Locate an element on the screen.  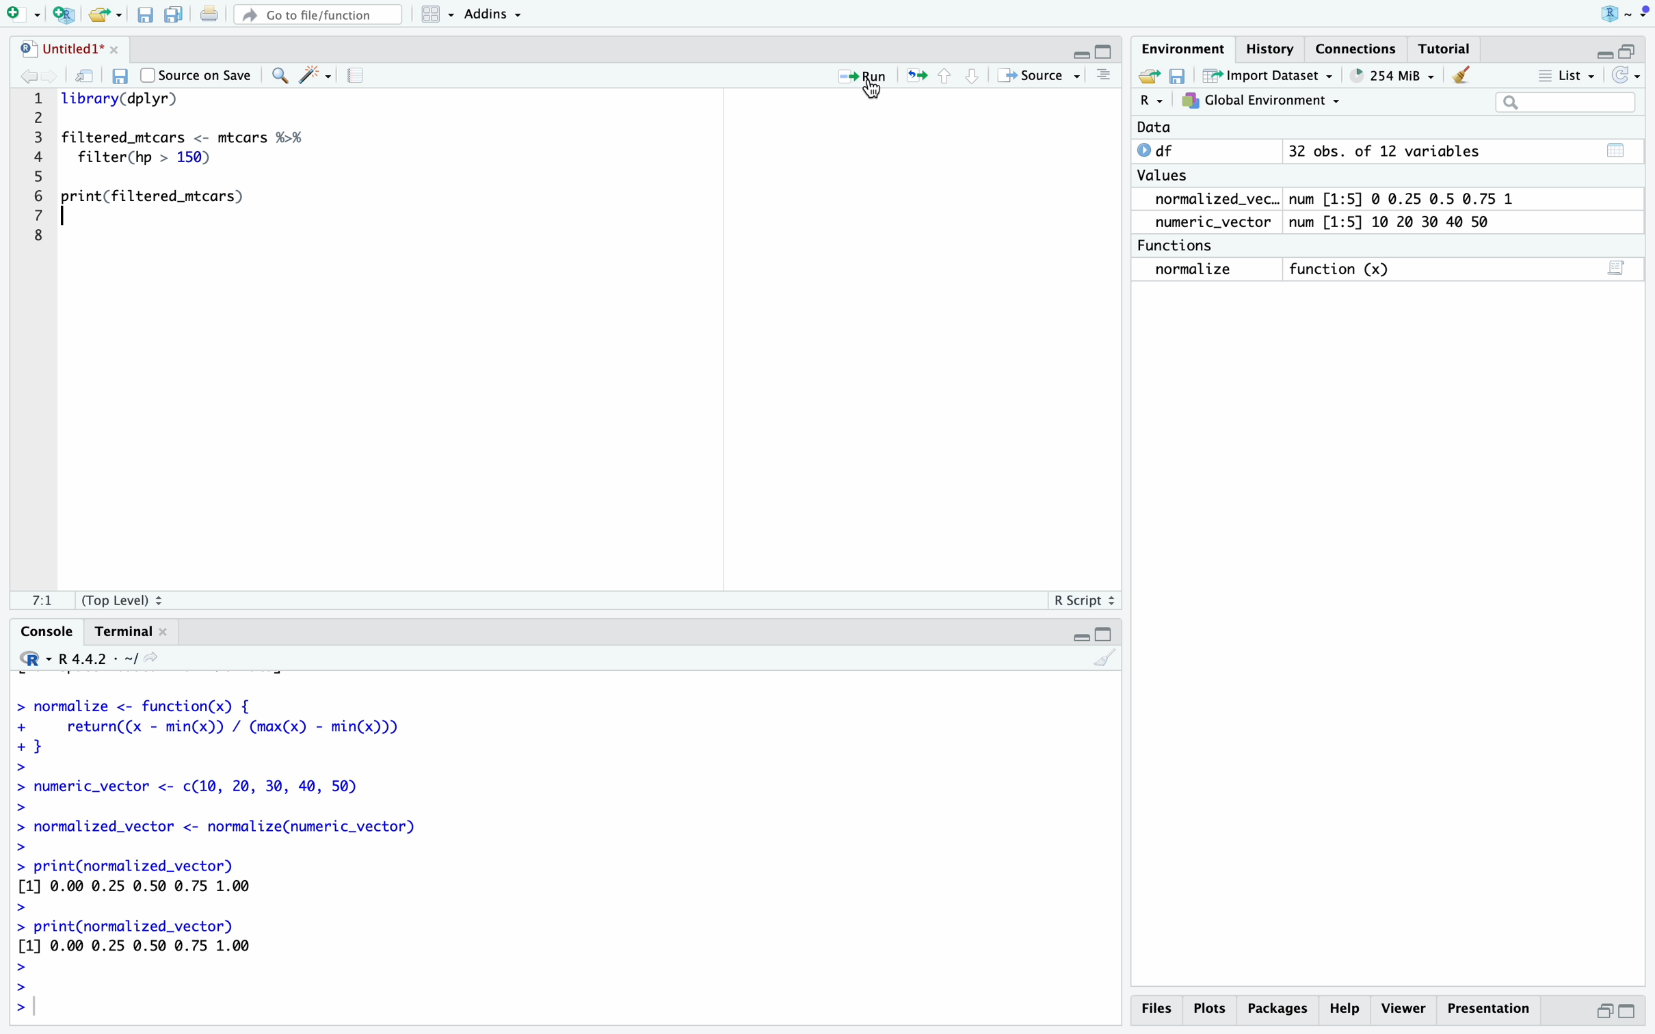
refresh is located at coordinates (1626, 76).